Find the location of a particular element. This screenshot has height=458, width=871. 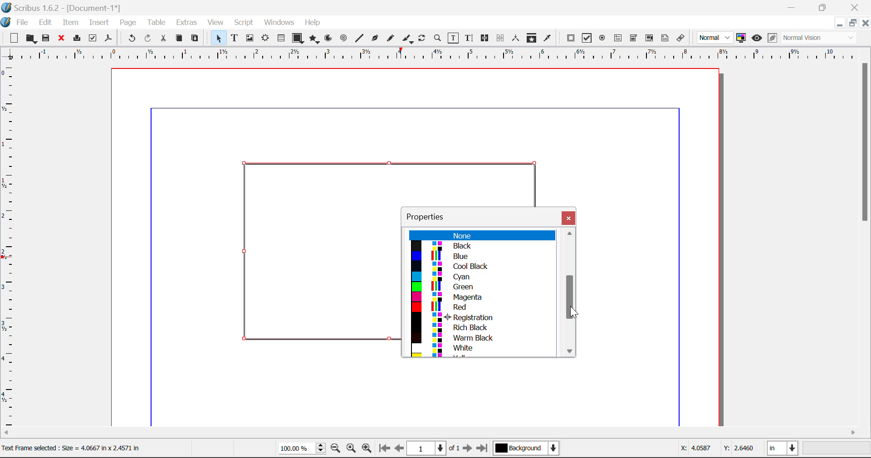

Pdf Combo Box is located at coordinates (634, 37).